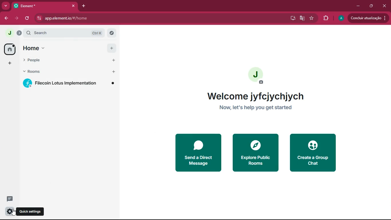 This screenshot has width=391, height=220. What do you see at coordinates (104, 18) in the screenshot?
I see `app.element.io/#/home` at bounding box center [104, 18].